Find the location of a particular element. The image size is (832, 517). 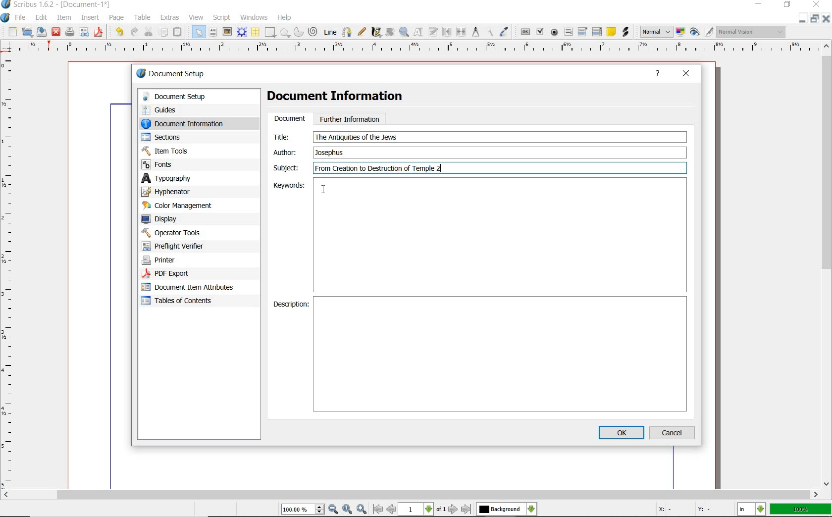

calligraphic line is located at coordinates (376, 33).